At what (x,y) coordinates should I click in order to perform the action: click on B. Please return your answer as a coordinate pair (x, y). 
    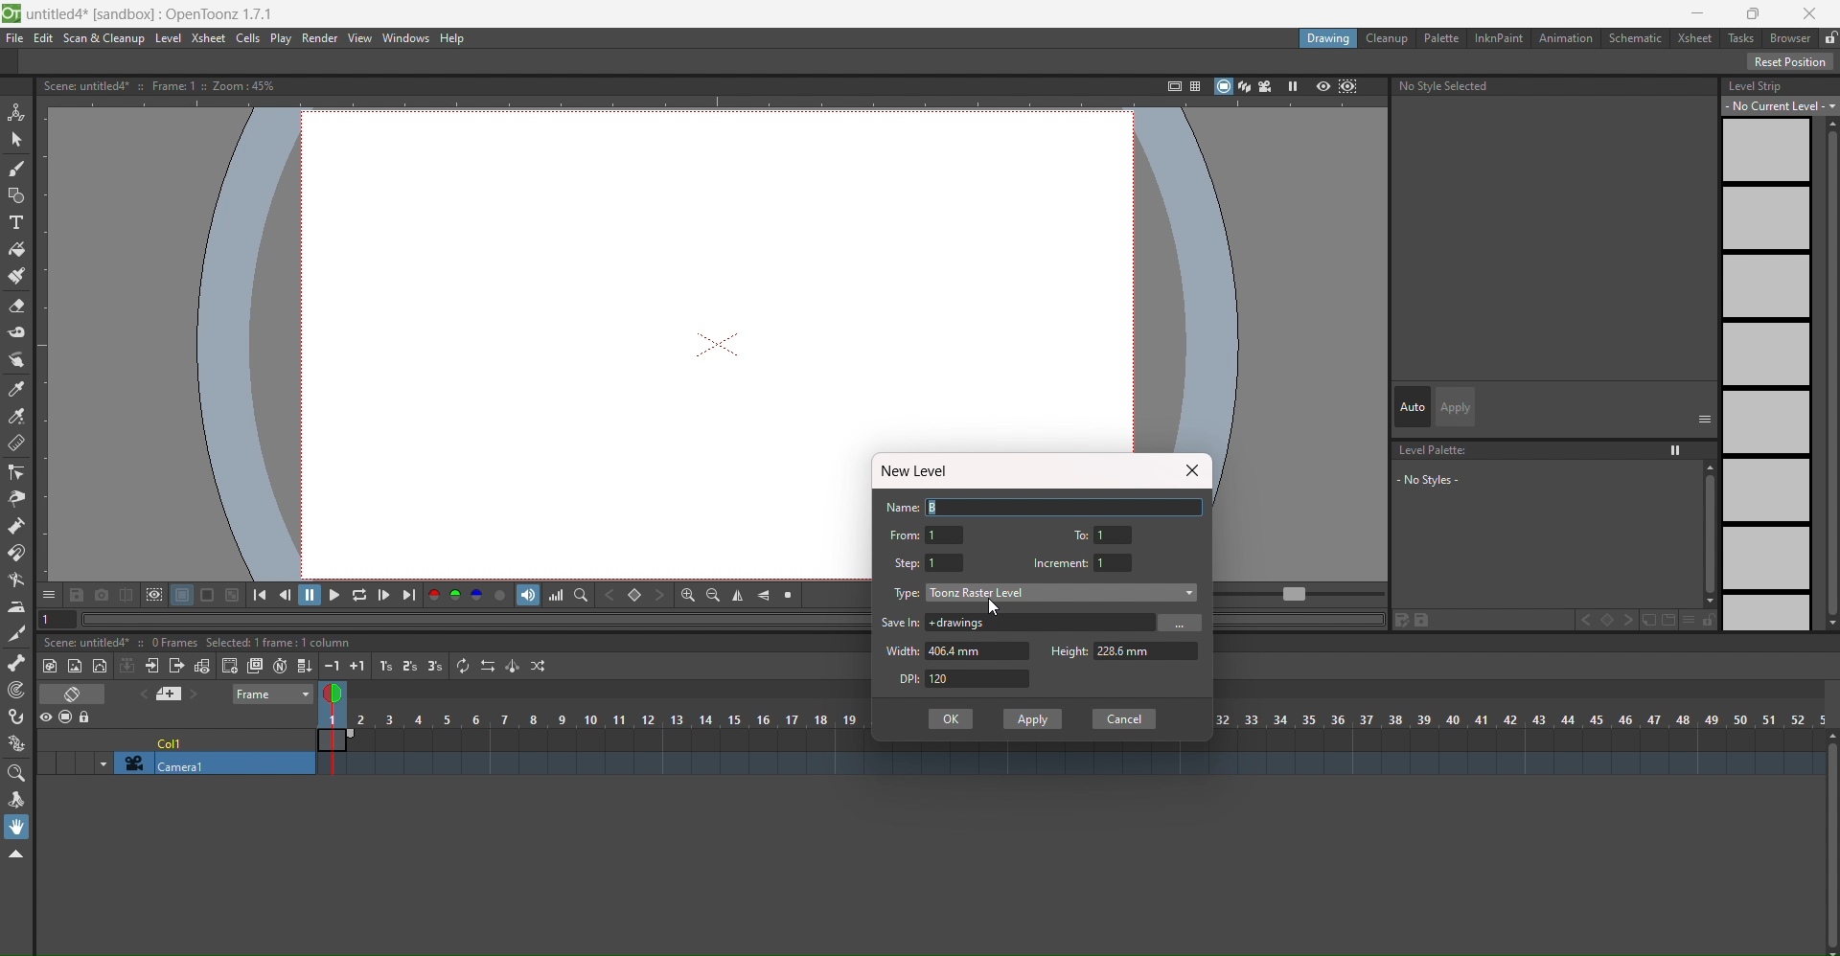
    Looking at the image, I should click on (1068, 506).